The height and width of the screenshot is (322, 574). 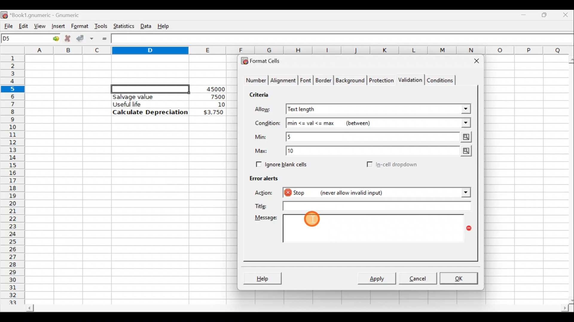 What do you see at coordinates (145, 97) in the screenshot?
I see `Salvage value` at bounding box center [145, 97].